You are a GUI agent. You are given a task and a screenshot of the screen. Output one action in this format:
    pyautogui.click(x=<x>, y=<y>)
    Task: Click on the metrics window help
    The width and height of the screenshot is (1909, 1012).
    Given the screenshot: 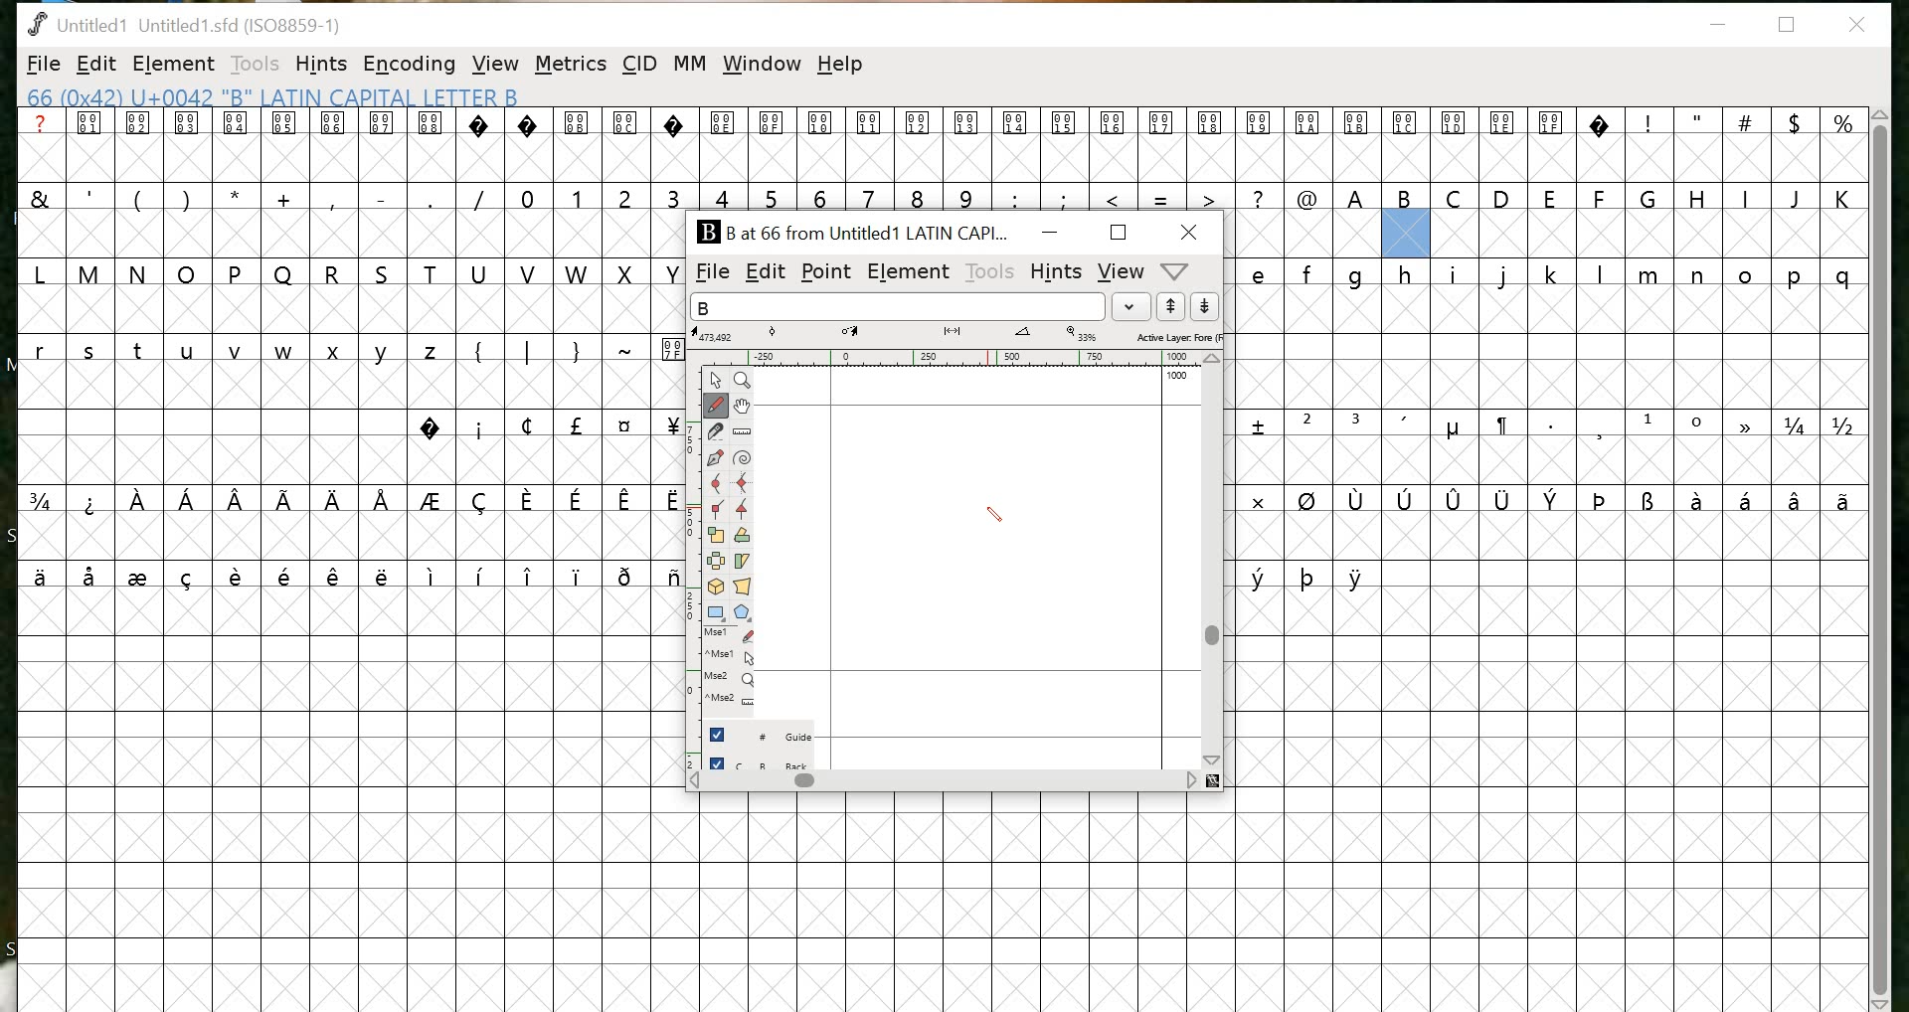 What is the action you would take?
    pyautogui.click(x=1176, y=271)
    